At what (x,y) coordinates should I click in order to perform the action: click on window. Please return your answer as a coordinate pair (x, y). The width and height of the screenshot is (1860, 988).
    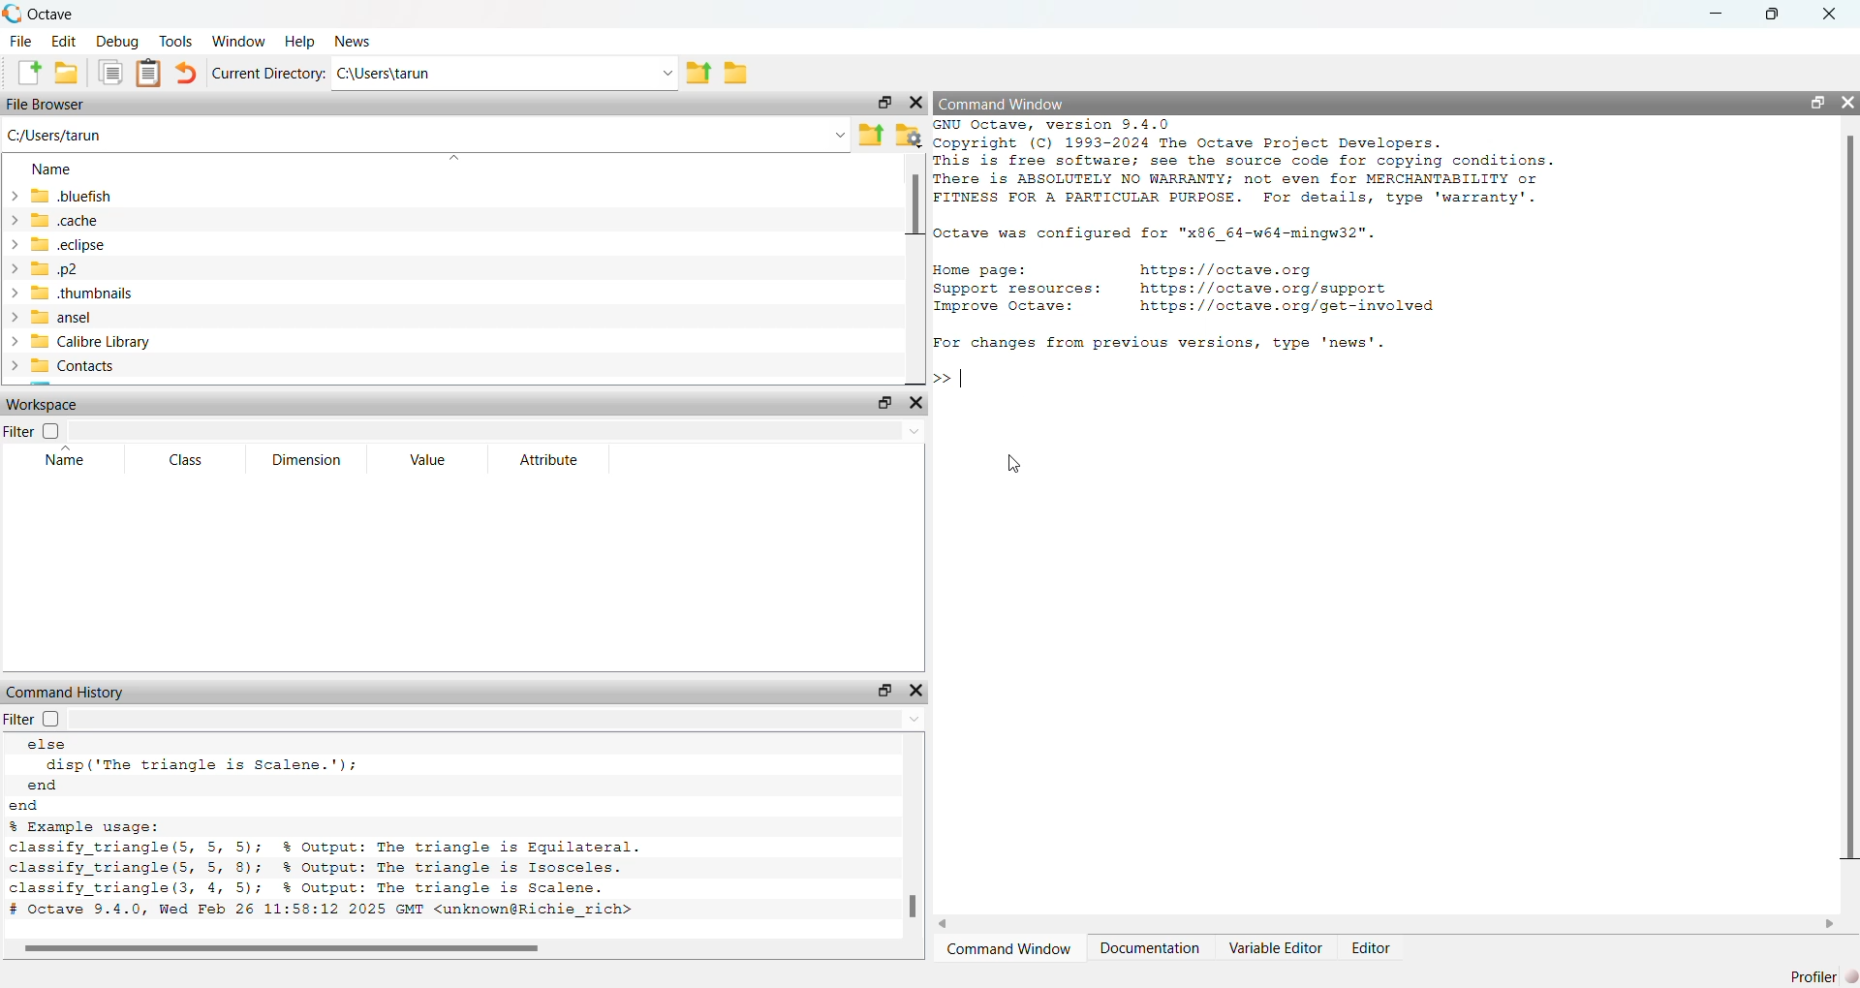
    Looking at the image, I should click on (240, 41).